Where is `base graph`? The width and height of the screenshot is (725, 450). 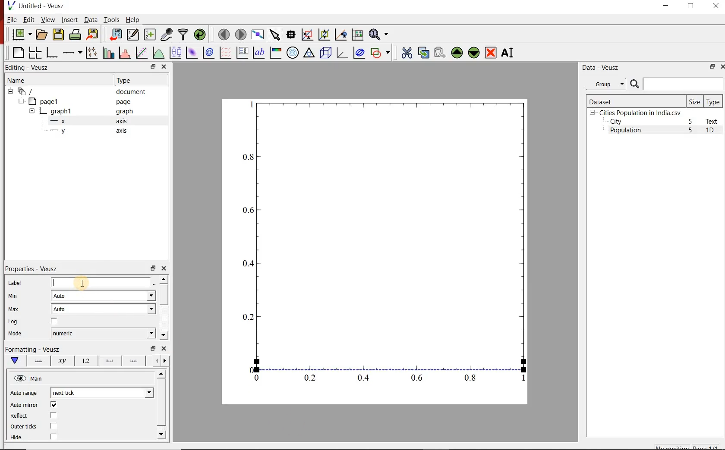
base graph is located at coordinates (51, 53).